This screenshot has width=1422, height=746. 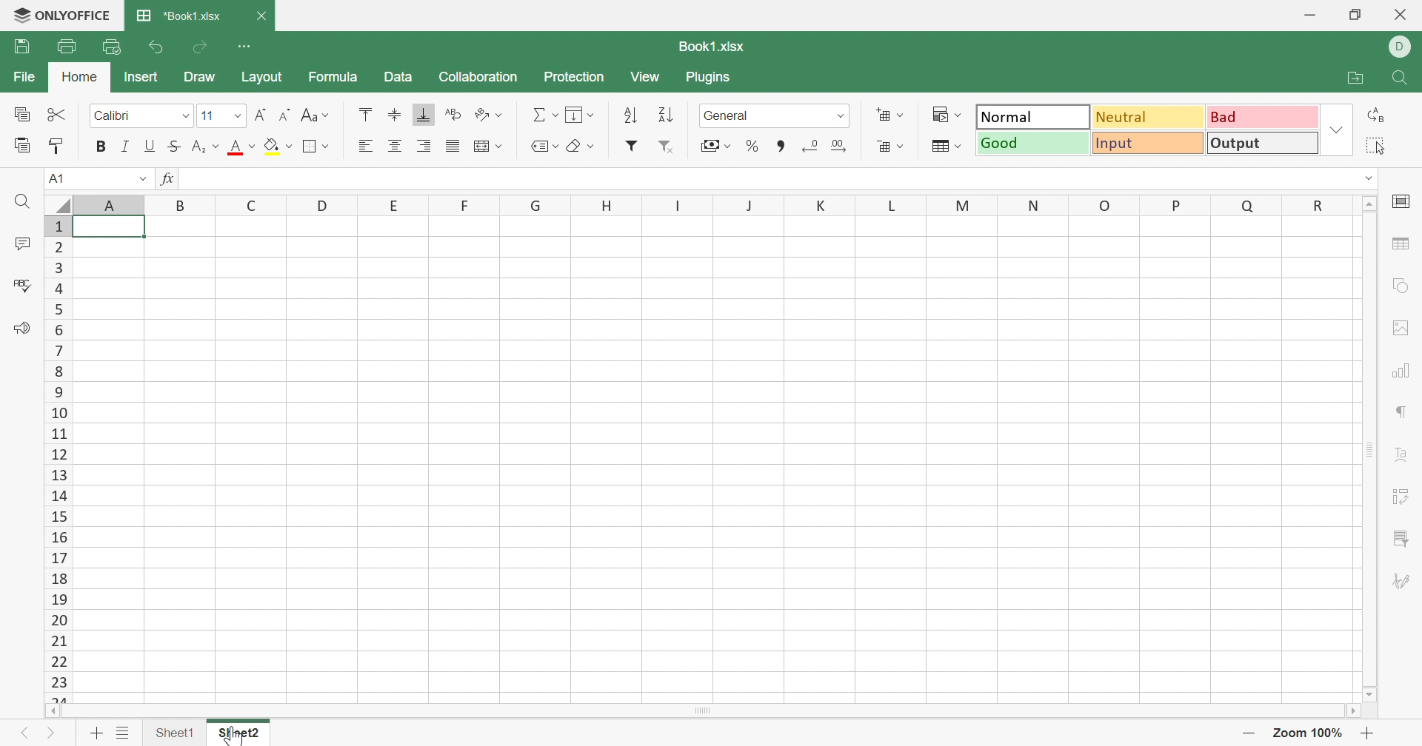 I want to click on Feedback & Support, so click(x=24, y=329).